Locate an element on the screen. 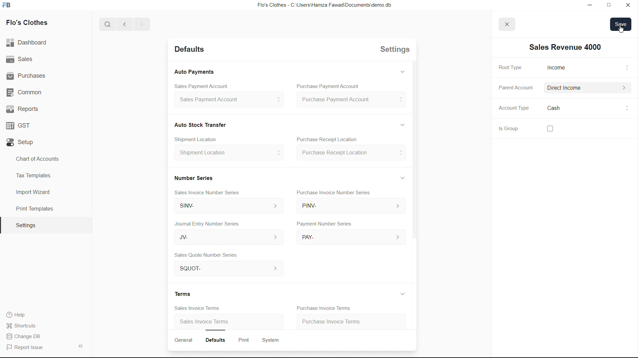 Image resolution: width=638 pixels, height=358 pixels.  is located at coordinates (624, 68).